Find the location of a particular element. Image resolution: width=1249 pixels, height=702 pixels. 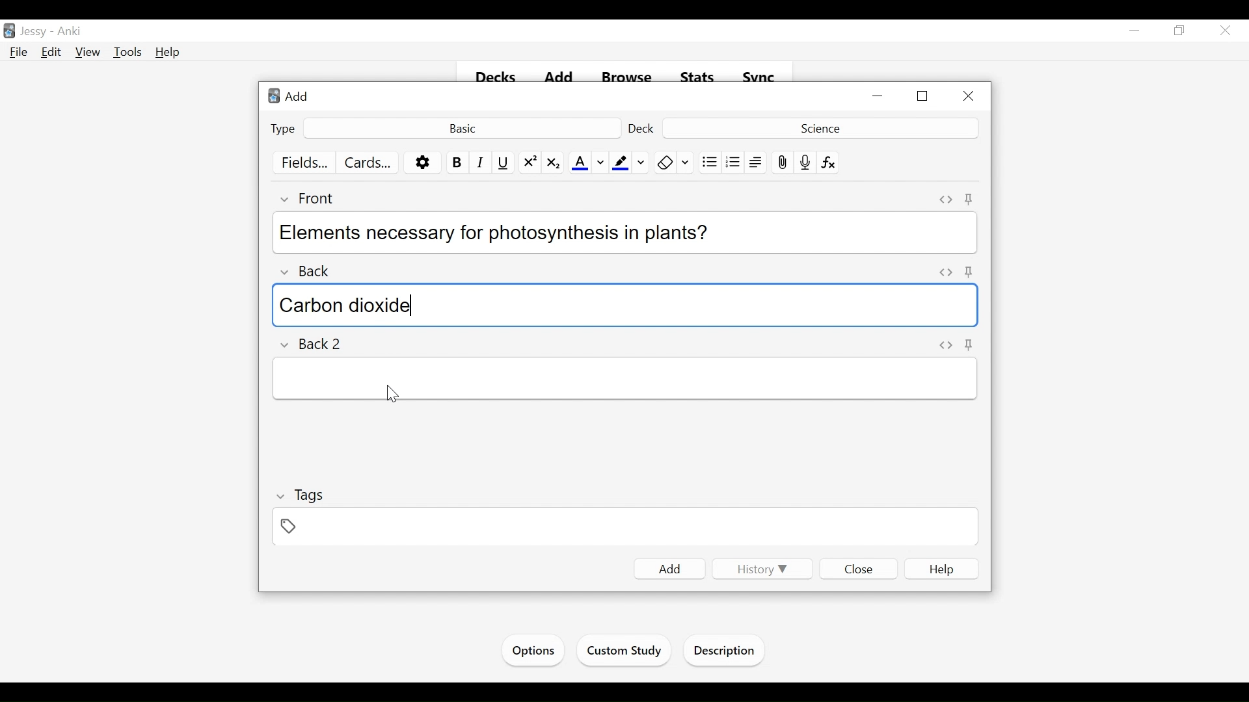

Customize Cards Template is located at coordinates (368, 162).